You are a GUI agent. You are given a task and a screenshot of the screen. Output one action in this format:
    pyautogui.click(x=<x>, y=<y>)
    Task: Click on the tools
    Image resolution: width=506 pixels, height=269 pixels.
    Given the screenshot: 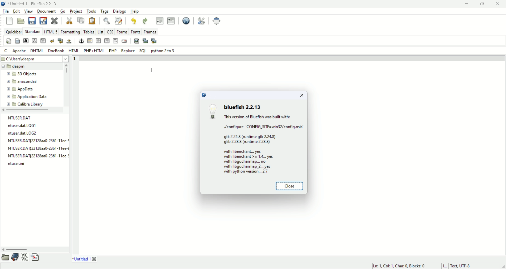 What is the action you would take?
    pyautogui.click(x=91, y=11)
    